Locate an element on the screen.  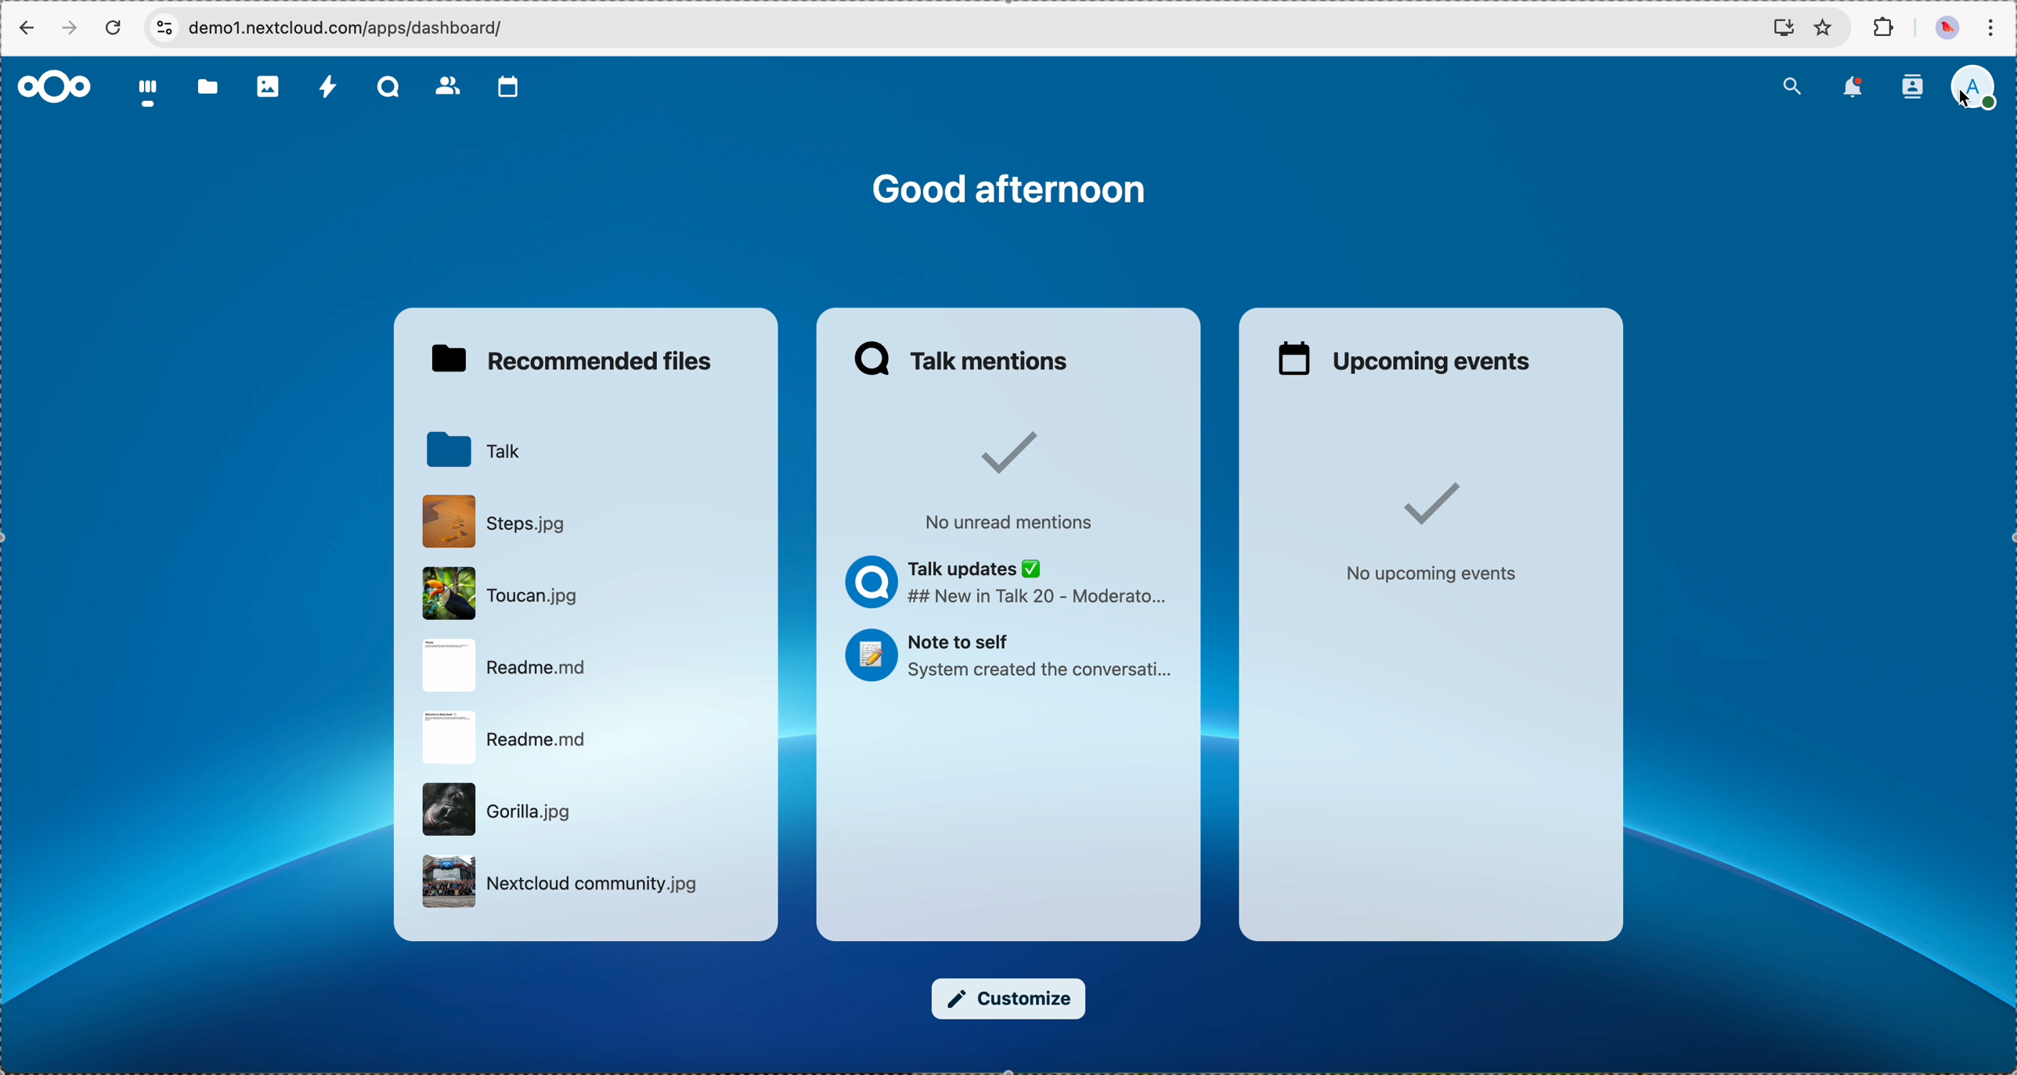
no unread mentions is located at coordinates (1005, 480).